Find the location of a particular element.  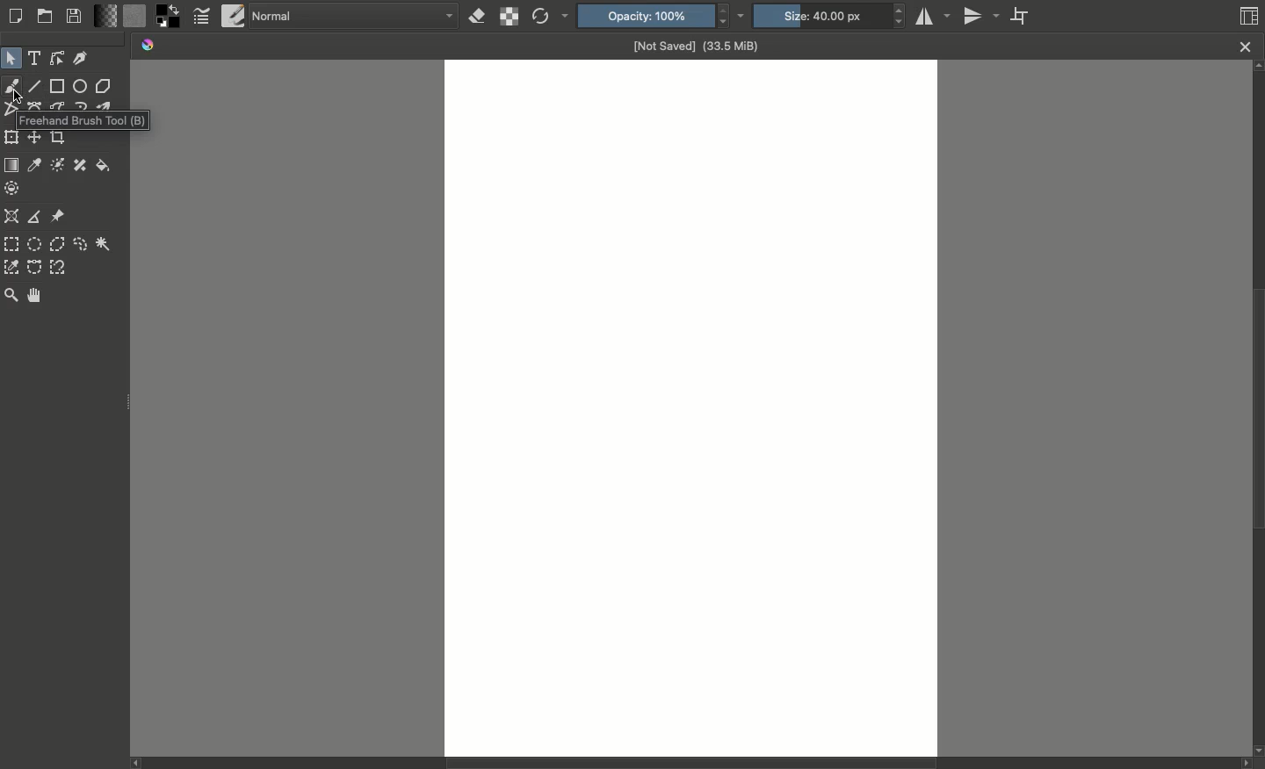

Scroll bar is located at coordinates (1257, 410).